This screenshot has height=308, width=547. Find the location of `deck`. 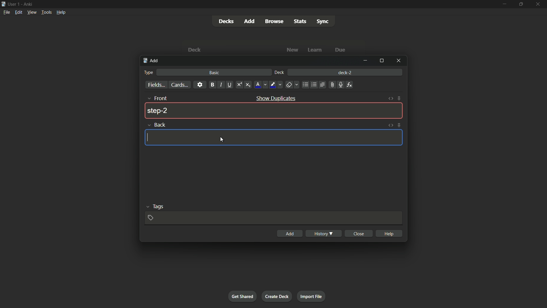

deck is located at coordinates (280, 73).